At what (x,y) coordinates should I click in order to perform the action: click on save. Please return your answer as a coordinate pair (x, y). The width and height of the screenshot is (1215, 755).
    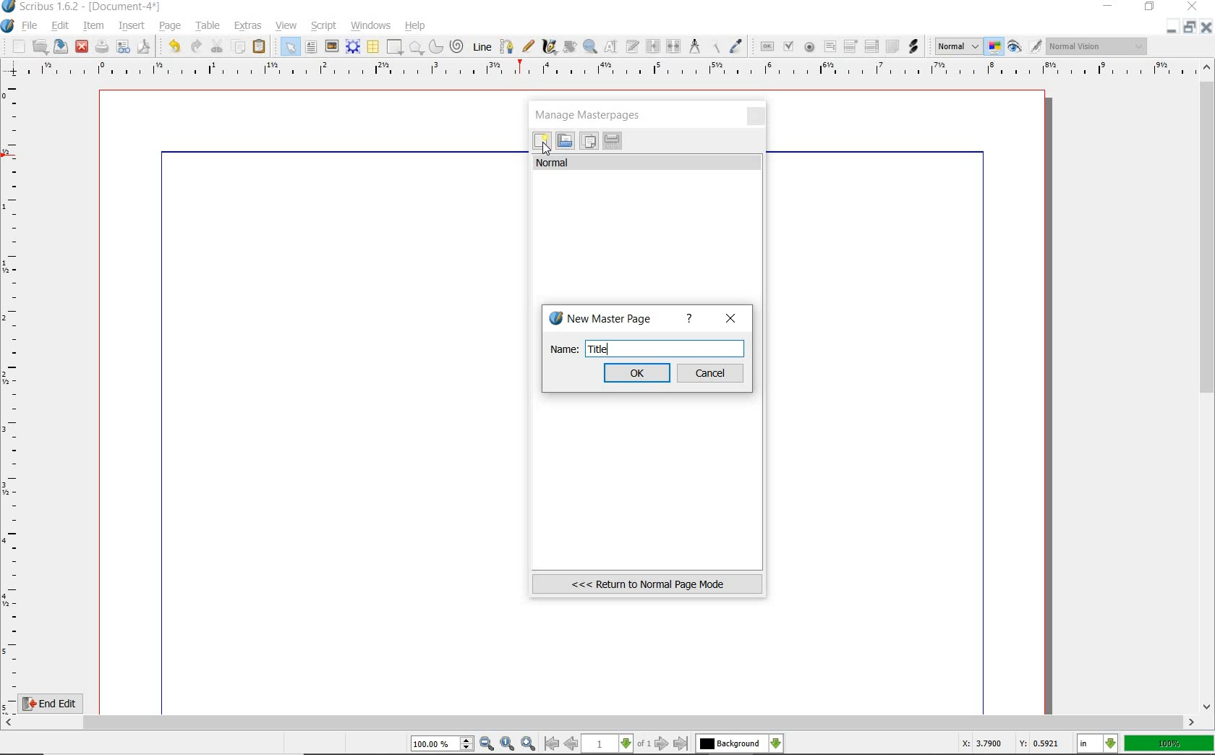
    Looking at the image, I should click on (61, 46).